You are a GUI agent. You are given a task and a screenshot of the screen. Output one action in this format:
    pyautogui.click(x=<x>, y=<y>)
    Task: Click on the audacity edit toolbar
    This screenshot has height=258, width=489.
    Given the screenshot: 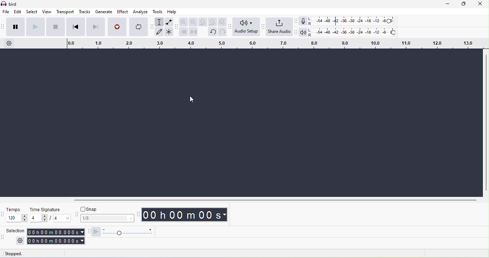 What is the action you would take?
    pyautogui.click(x=177, y=27)
    